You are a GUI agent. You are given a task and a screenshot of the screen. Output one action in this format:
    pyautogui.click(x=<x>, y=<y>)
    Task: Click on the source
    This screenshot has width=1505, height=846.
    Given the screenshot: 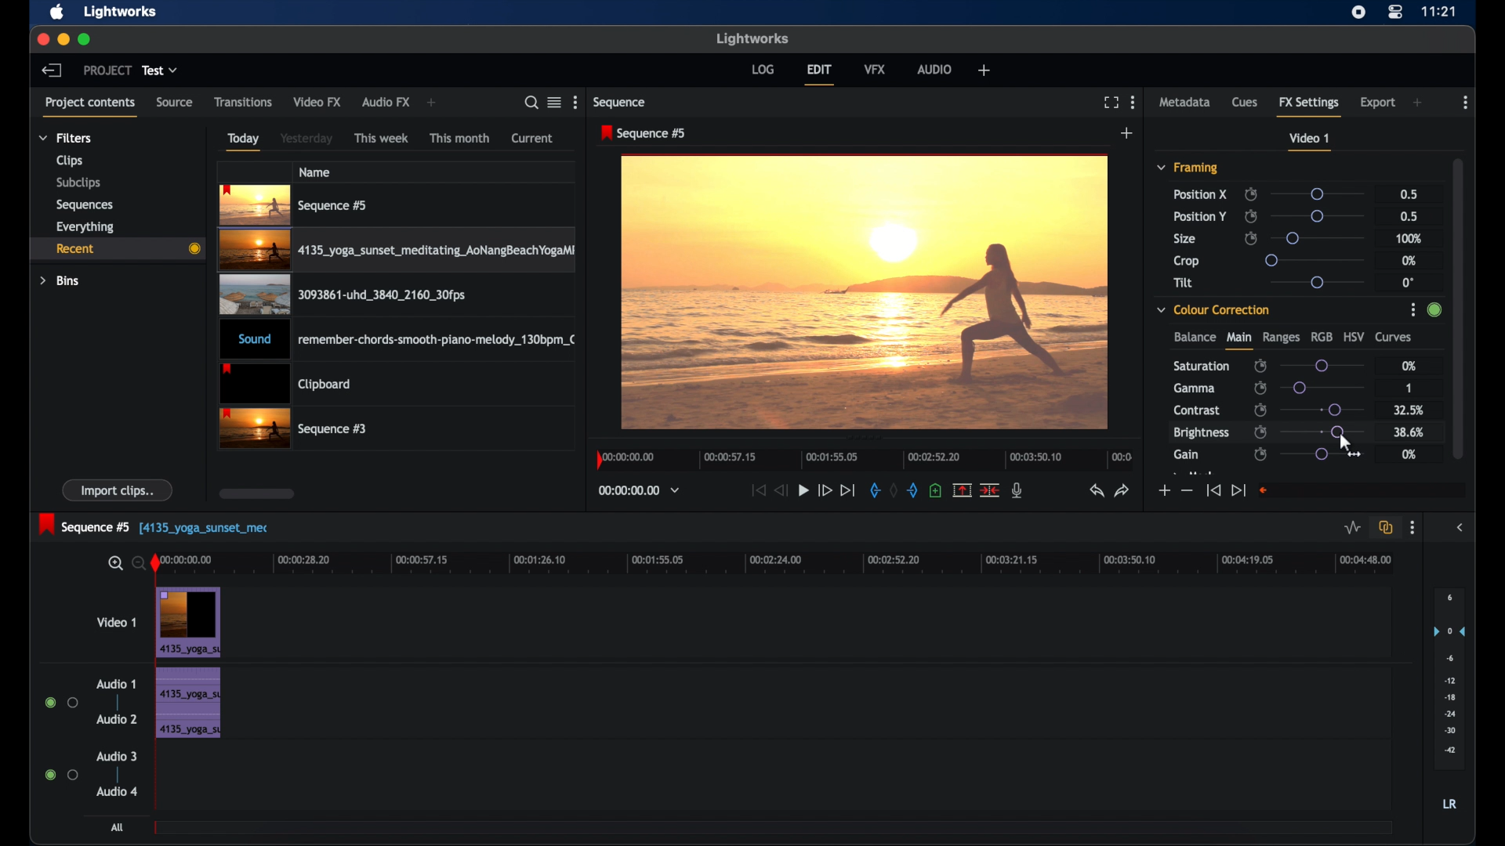 What is the action you would take?
    pyautogui.click(x=174, y=102)
    